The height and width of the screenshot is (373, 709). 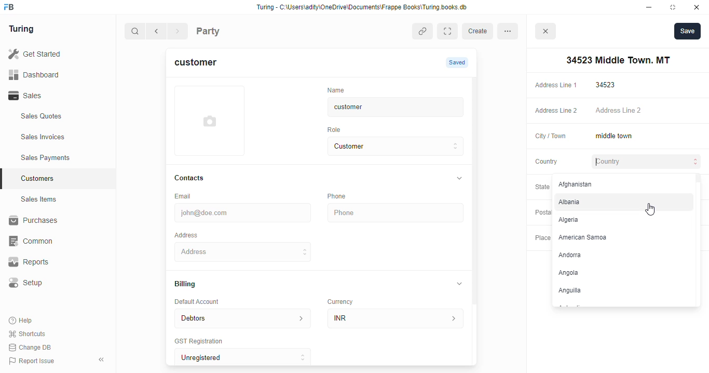 What do you see at coordinates (479, 31) in the screenshot?
I see `create` at bounding box center [479, 31].